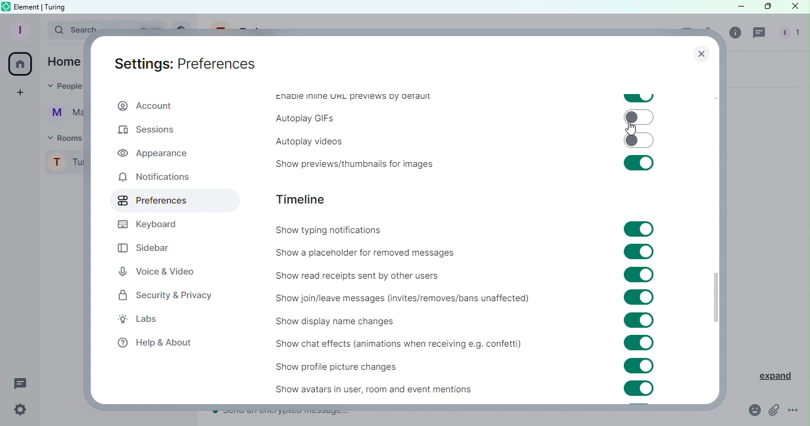 This screenshot has height=426, width=810. Describe the element at coordinates (5, 7) in the screenshot. I see `Element icon` at that location.